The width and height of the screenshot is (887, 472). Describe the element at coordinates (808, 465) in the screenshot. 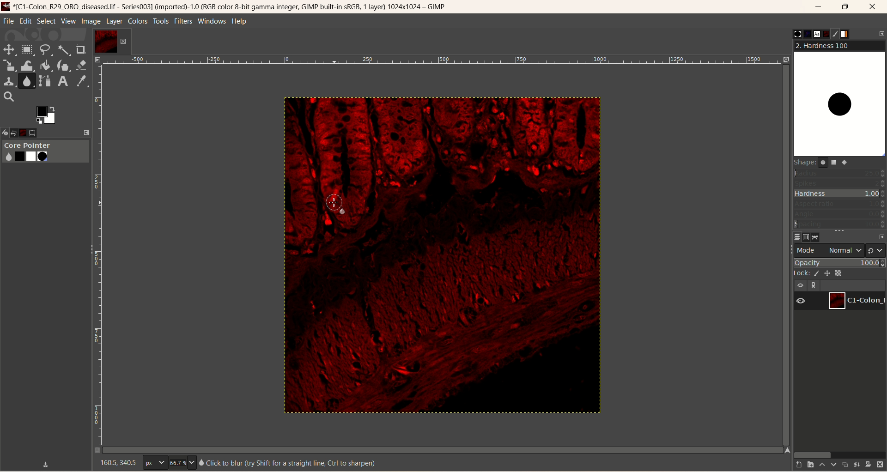

I see `create a new layer` at that location.